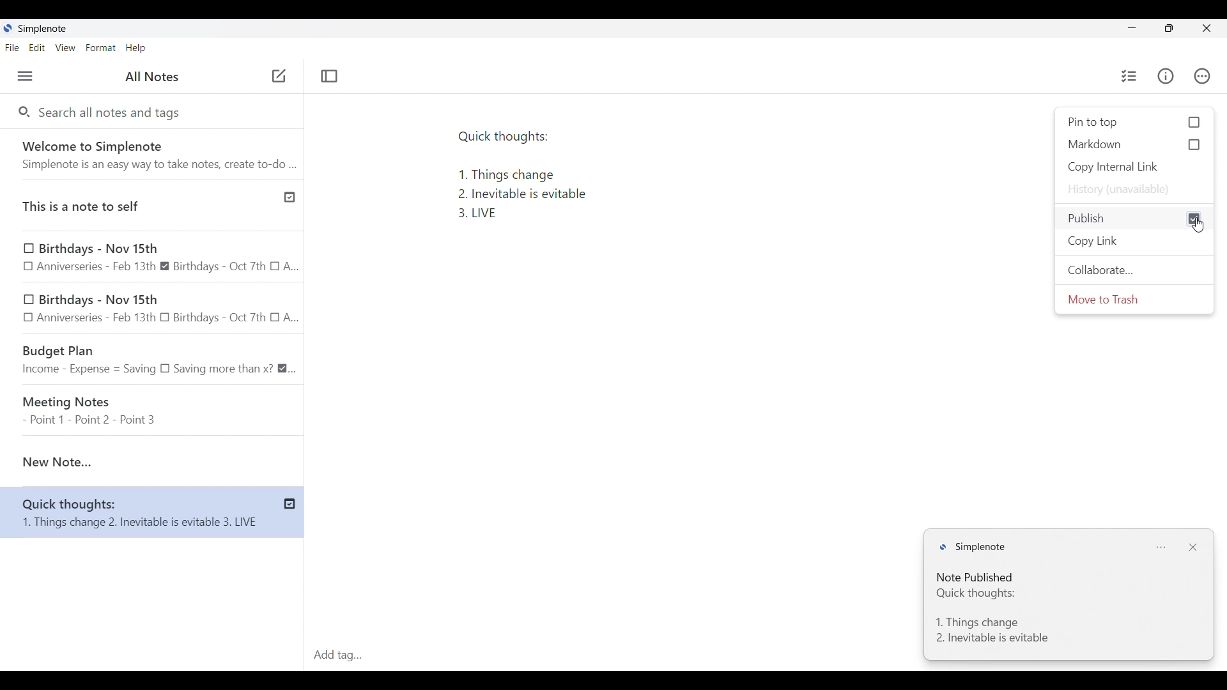  I want to click on Minimize, so click(1132, 28).